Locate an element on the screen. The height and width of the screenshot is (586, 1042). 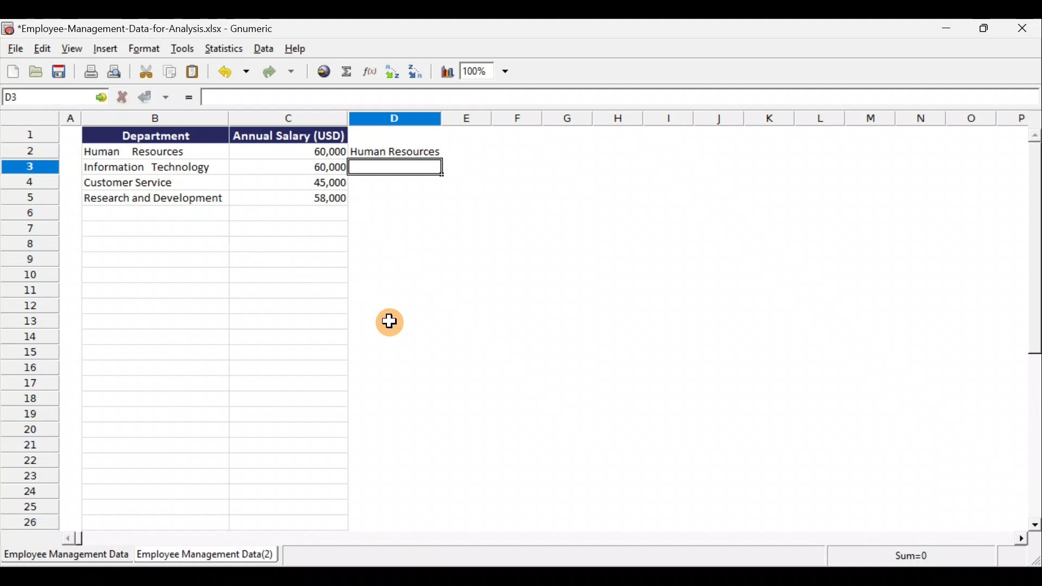
Create a new workbook is located at coordinates (12, 72).